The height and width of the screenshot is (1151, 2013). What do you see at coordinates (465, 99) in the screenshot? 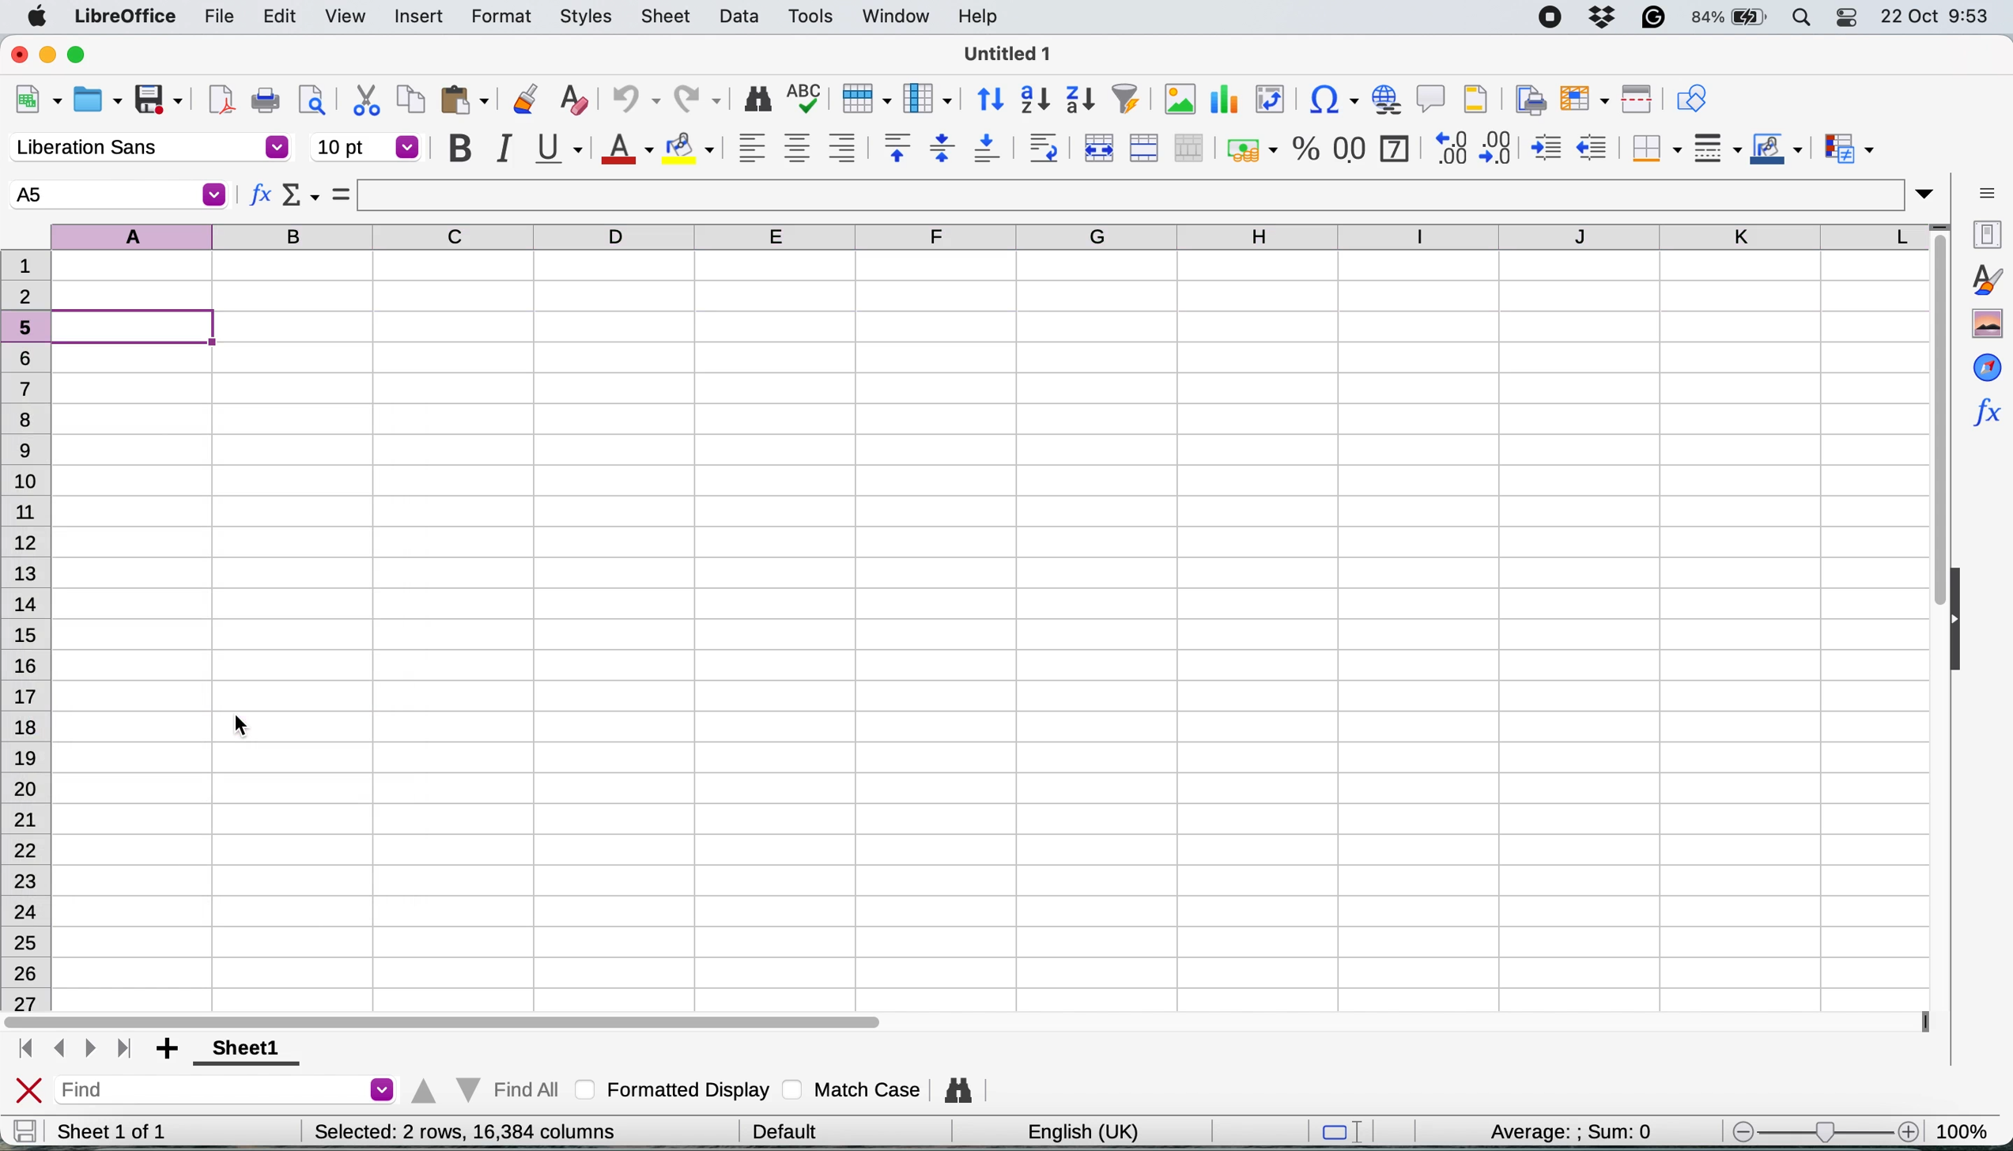
I see `paste` at bounding box center [465, 99].